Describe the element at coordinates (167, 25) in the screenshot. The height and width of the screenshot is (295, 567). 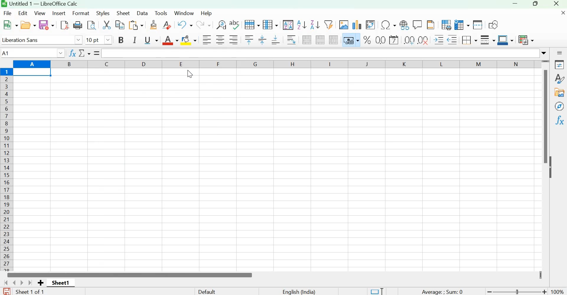
I see `Clear direct formatting` at that location.